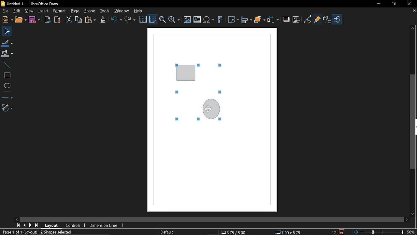 The image size is (417, 235). Describe the element at coordinates (337, 19) in the screenshot. I see `Shapes` at that location.